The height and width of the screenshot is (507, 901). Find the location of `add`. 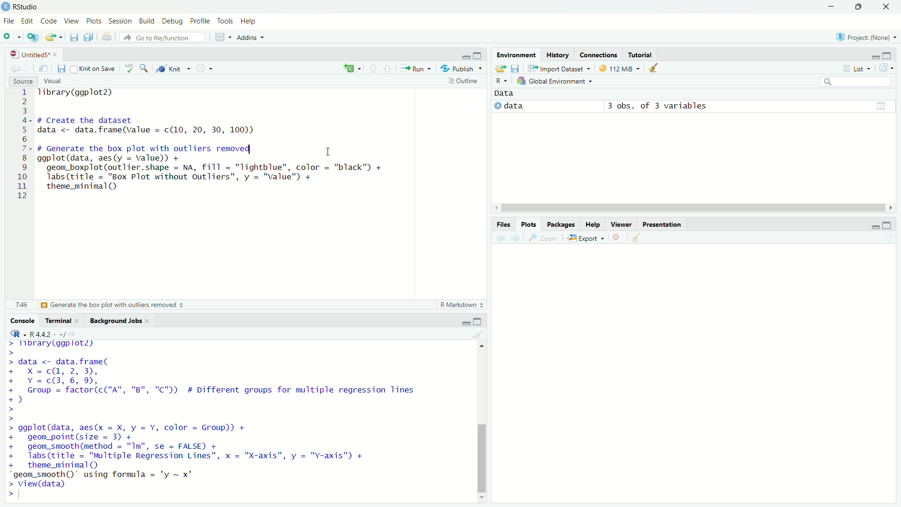

add is located at coordinates (345, 69).